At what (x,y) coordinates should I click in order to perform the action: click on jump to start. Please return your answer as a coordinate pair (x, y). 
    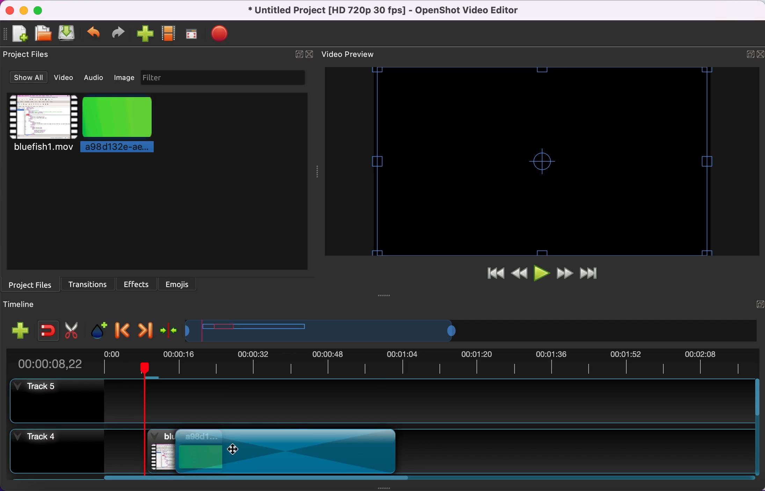
    Looking at the image, I should click on (495, 274).